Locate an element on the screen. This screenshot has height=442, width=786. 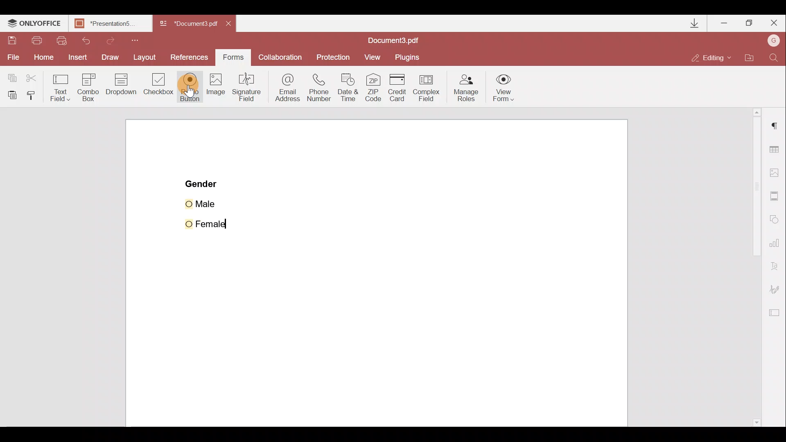
Cut is located at coordinates (32, 77).